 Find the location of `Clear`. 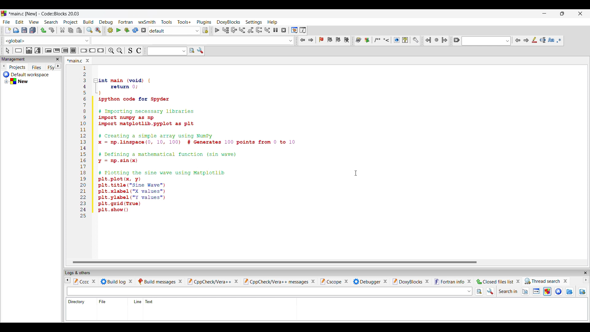

Clear is located at coordinates (7, 49).